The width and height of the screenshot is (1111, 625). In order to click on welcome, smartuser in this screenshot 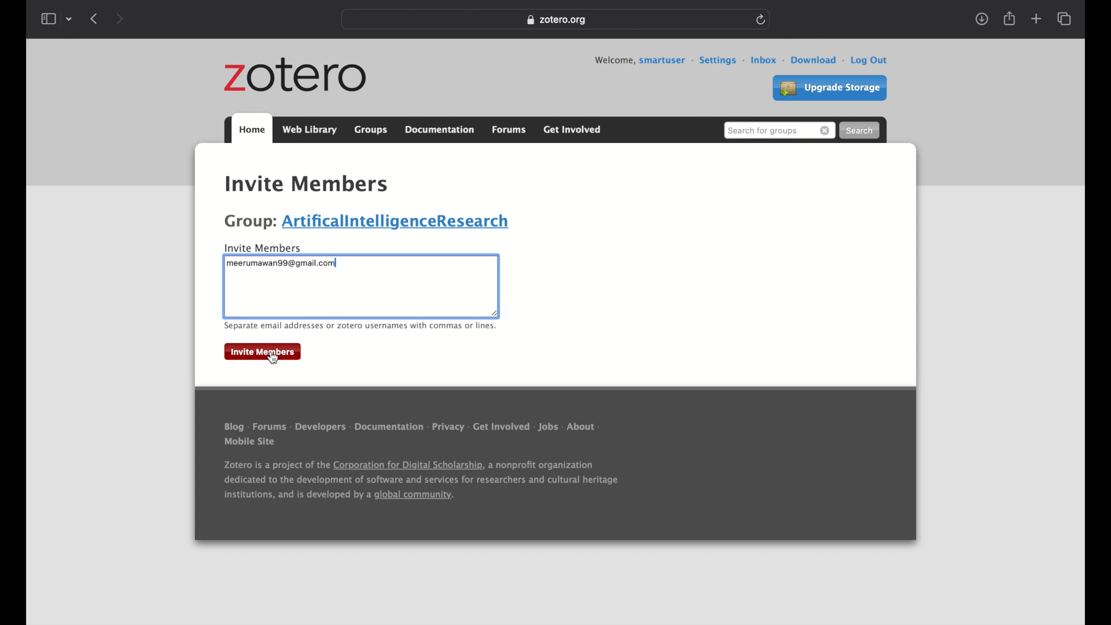, I will do `click(644, 61)`.